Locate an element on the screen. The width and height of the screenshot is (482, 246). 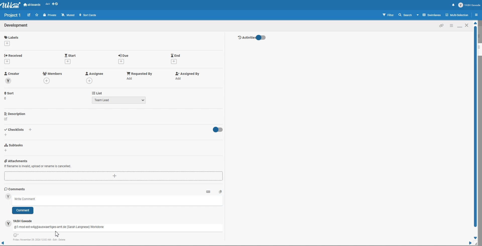
Add End Date is located at coordinates (176, 55).